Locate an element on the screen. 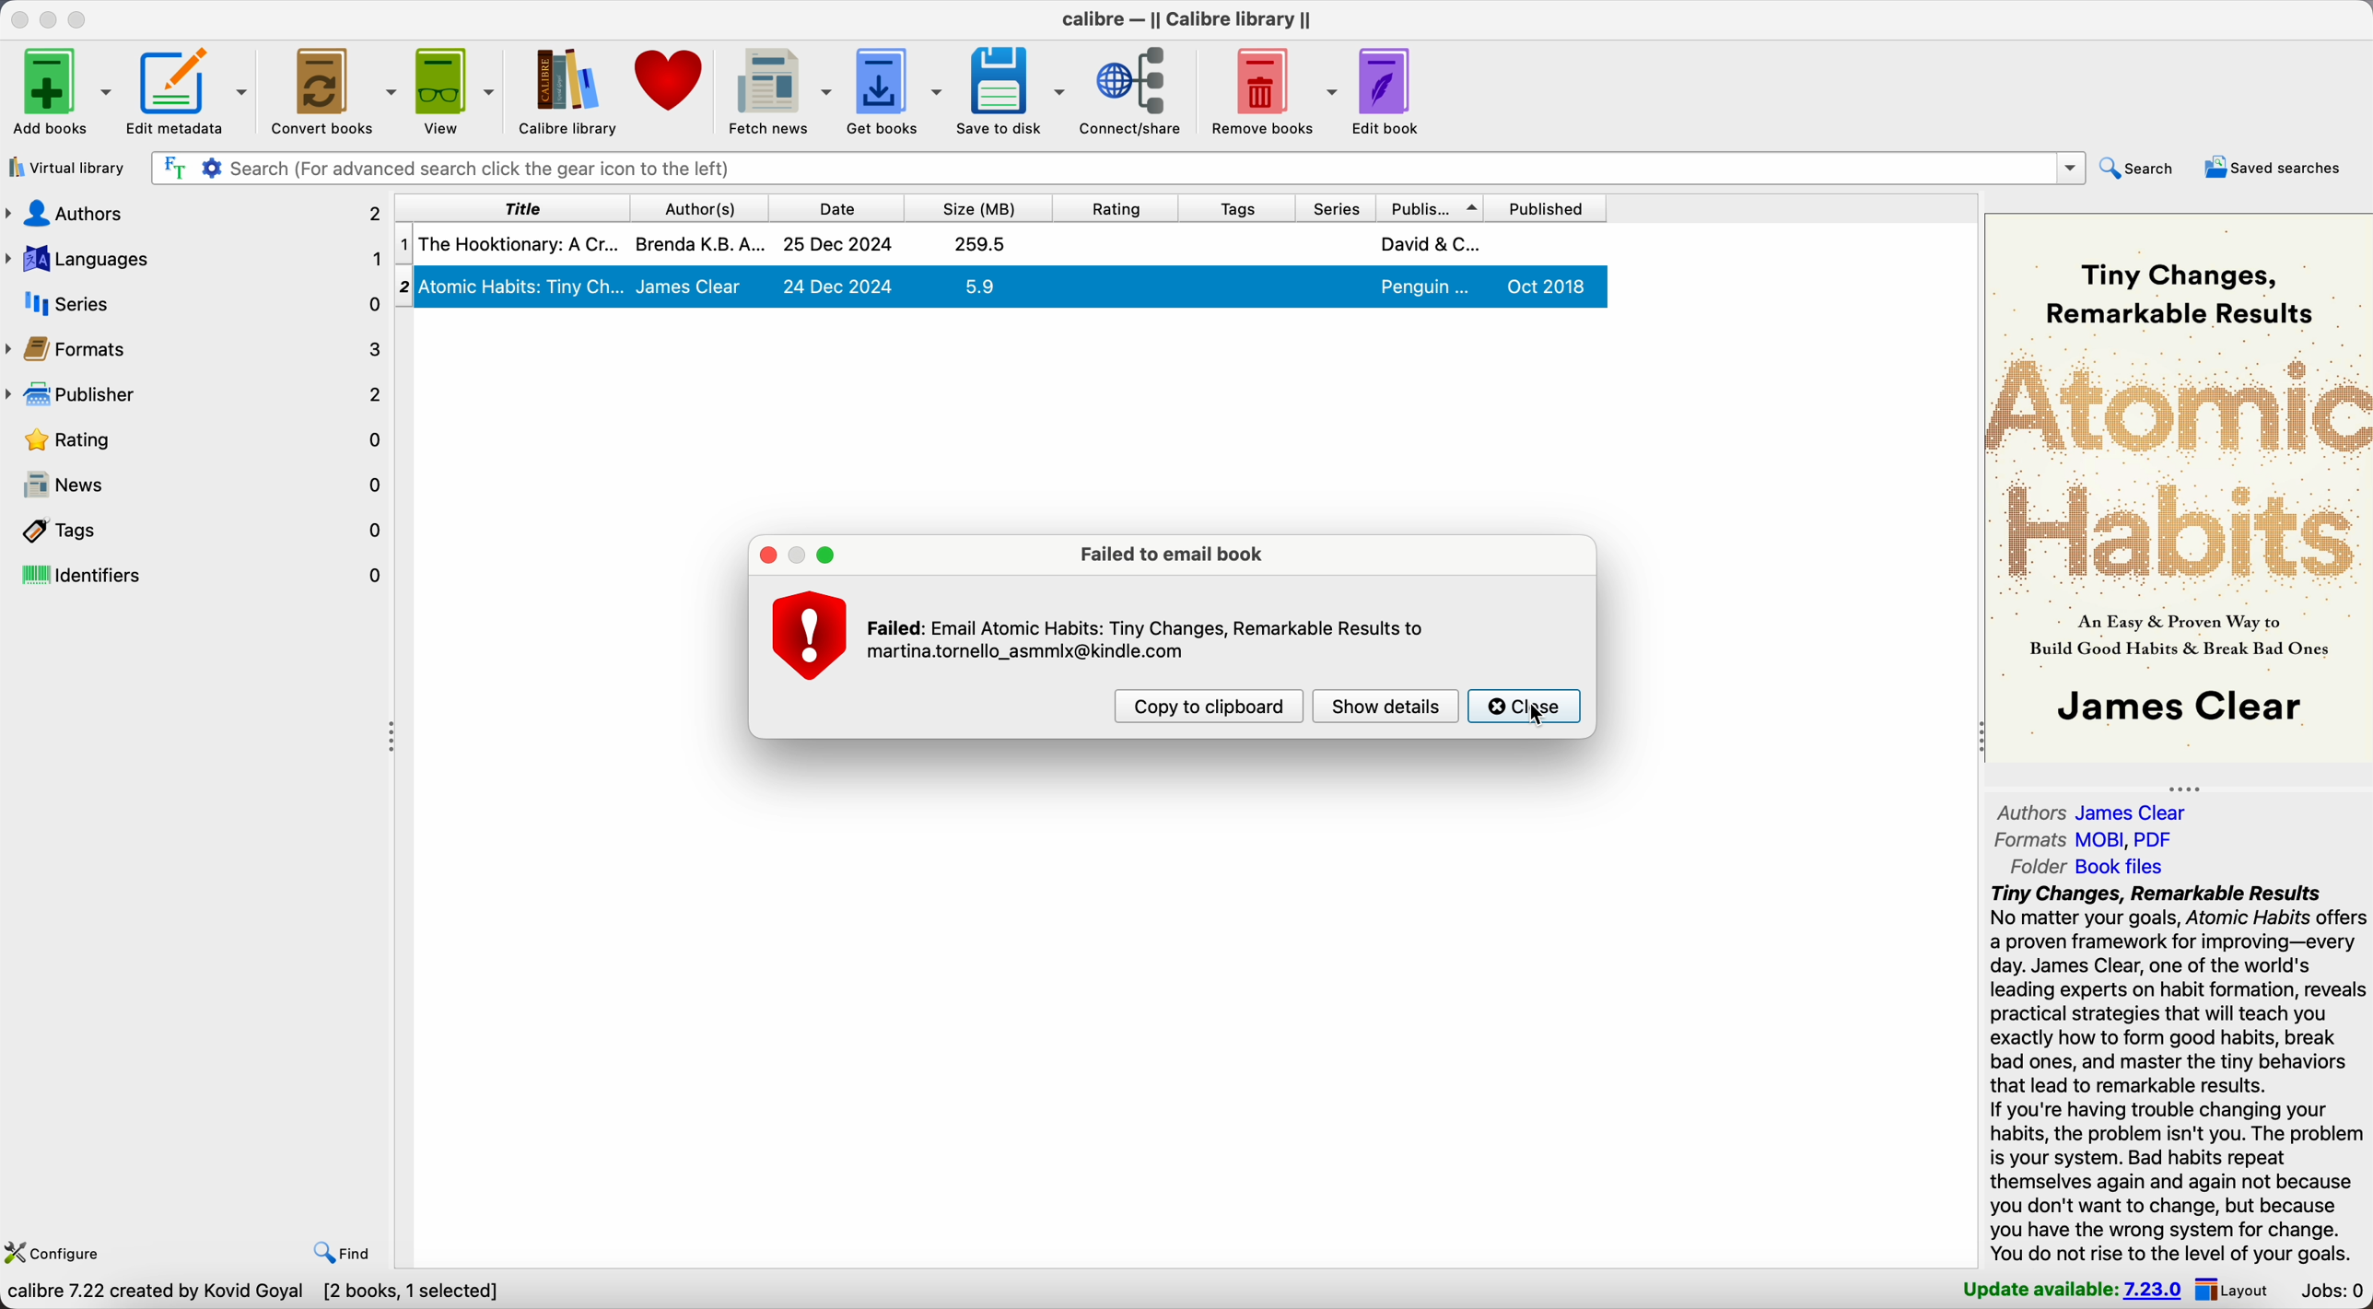  search is located at coordinates (2144, 169).